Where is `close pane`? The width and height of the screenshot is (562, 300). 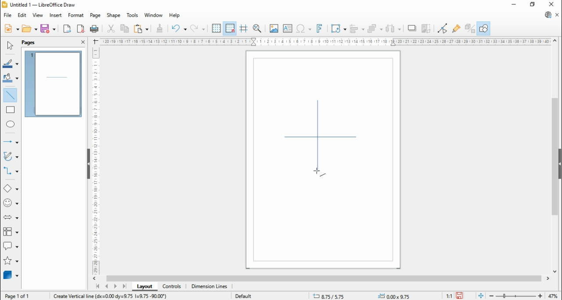 close pane is located at coordinates (83, 42).